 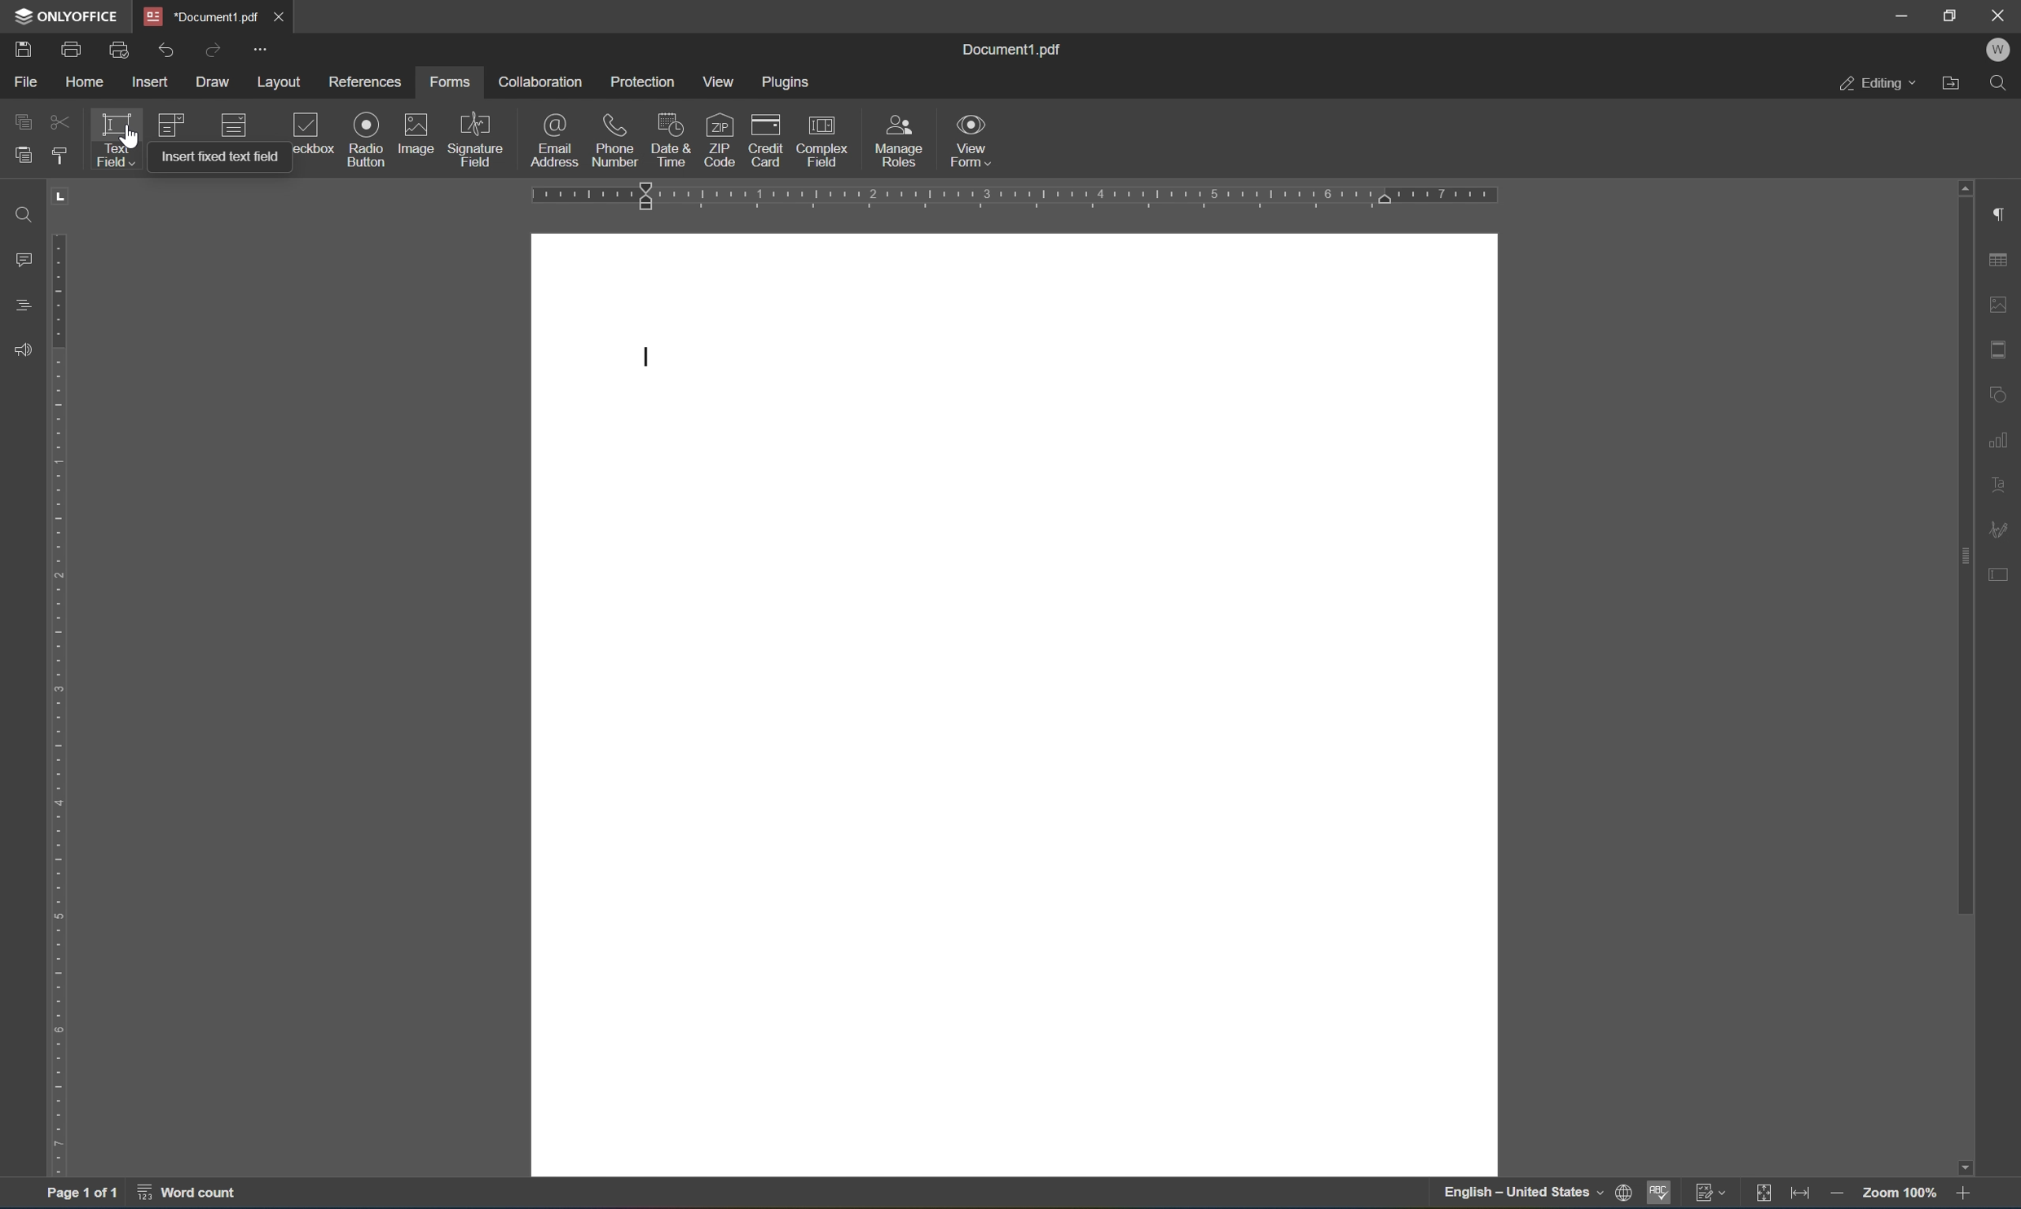 What do you see at coordinates (178, 127) in the screenshot?
I see `combo box` at bounding box center [178, 127].